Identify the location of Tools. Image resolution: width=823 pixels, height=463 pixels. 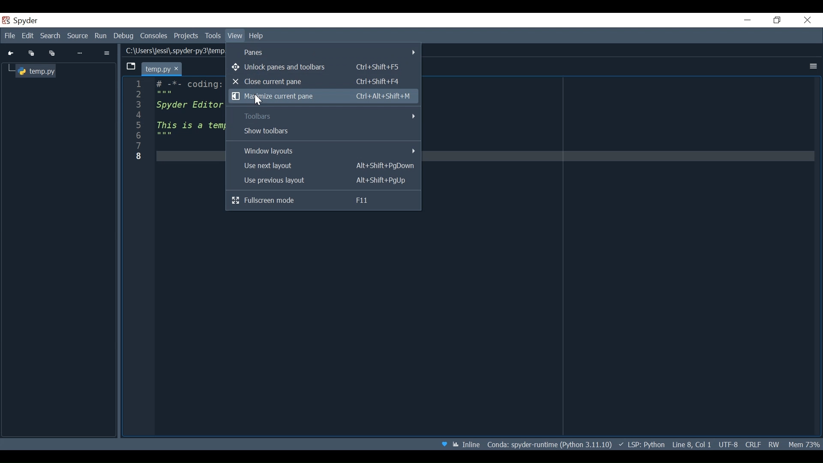
(213, 36).